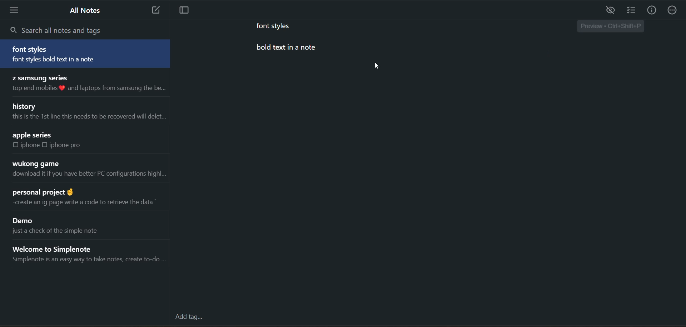 Image resolution: width=686 pixels, height=327 pixels. I want to click on font styles, so click(278, 26).